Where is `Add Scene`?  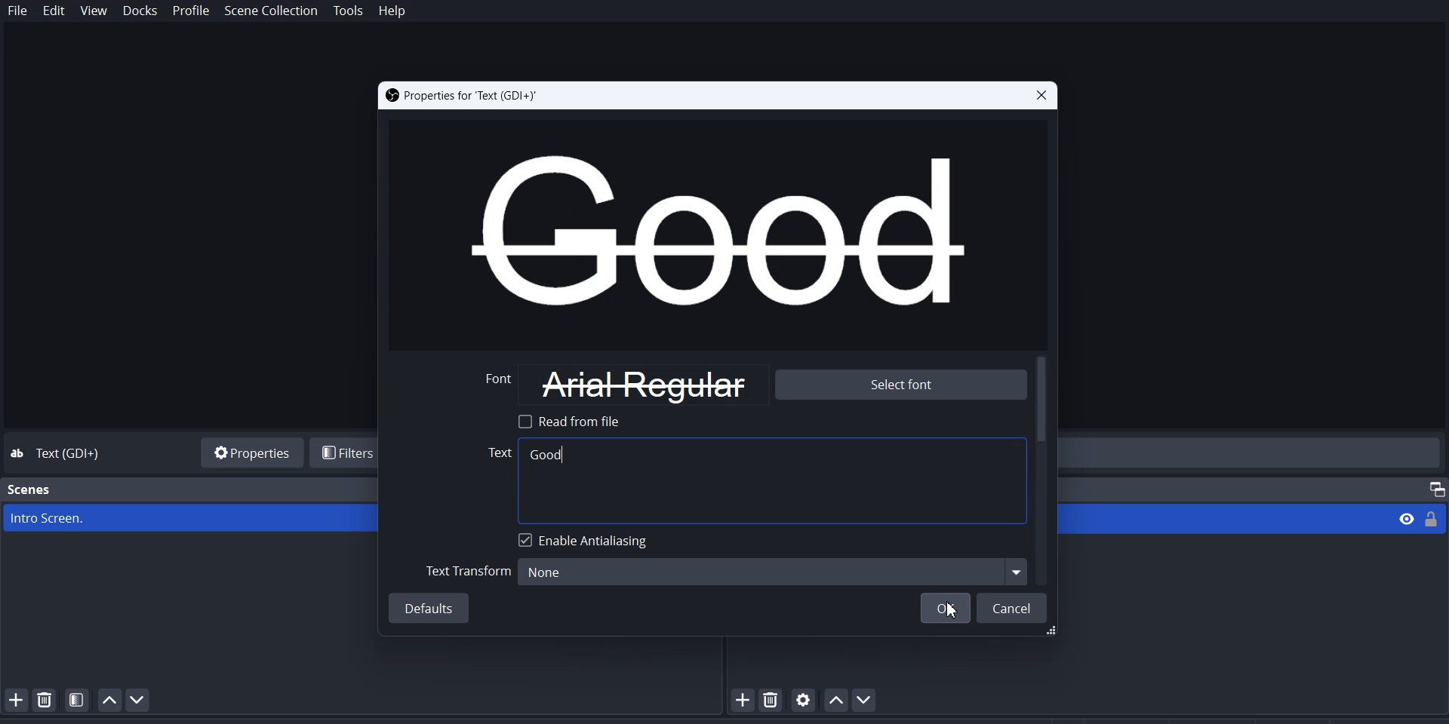
Add Scene is located at coordinates (14, 699).